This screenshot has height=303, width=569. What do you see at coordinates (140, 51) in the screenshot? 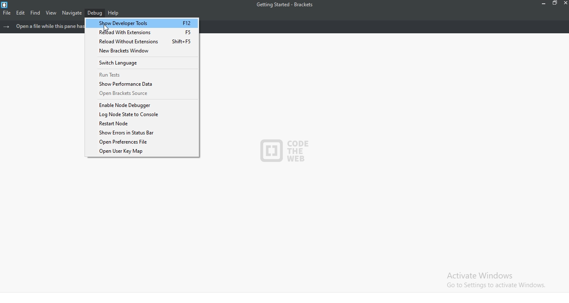
I see `New Brackets Window` at bounding box center [140, 51].